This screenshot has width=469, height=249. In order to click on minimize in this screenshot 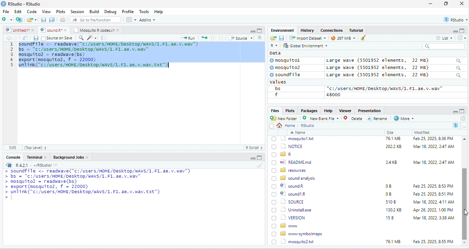, I will do `click(452, 31)`.